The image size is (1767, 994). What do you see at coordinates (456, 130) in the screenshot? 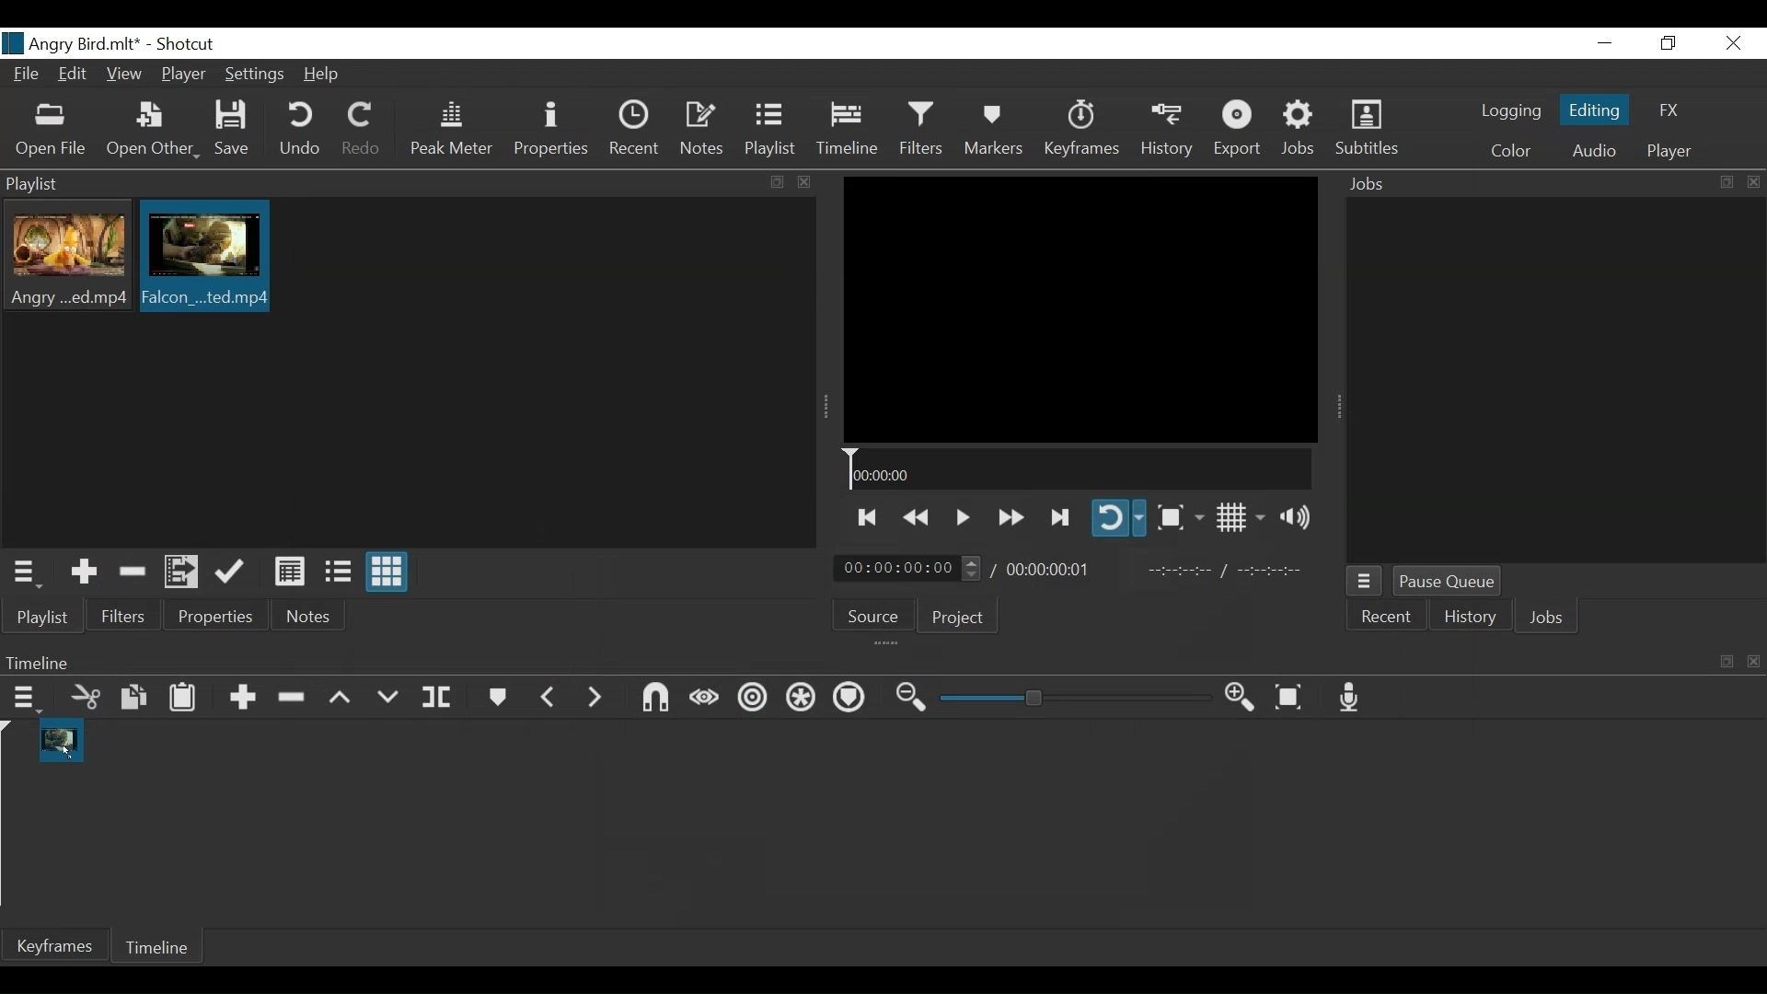
I see `Peak Meter` at bounding box center [456, 130].